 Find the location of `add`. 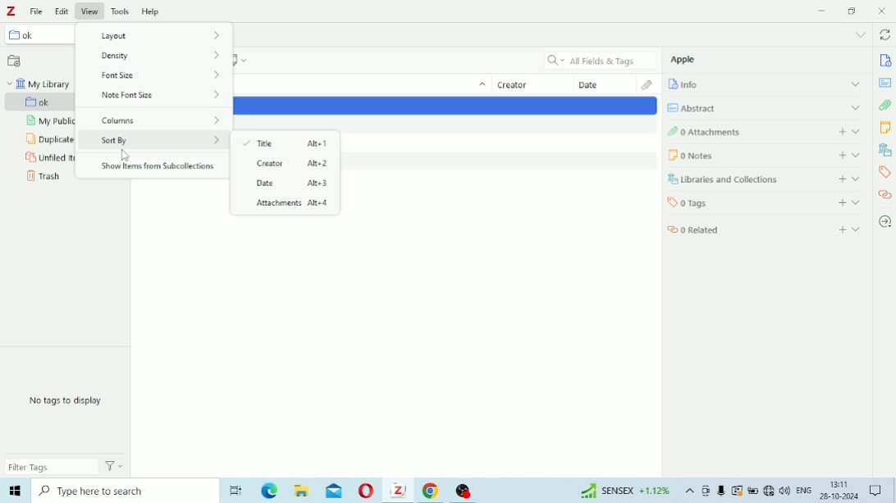

add is located at coordinates (840, 202).